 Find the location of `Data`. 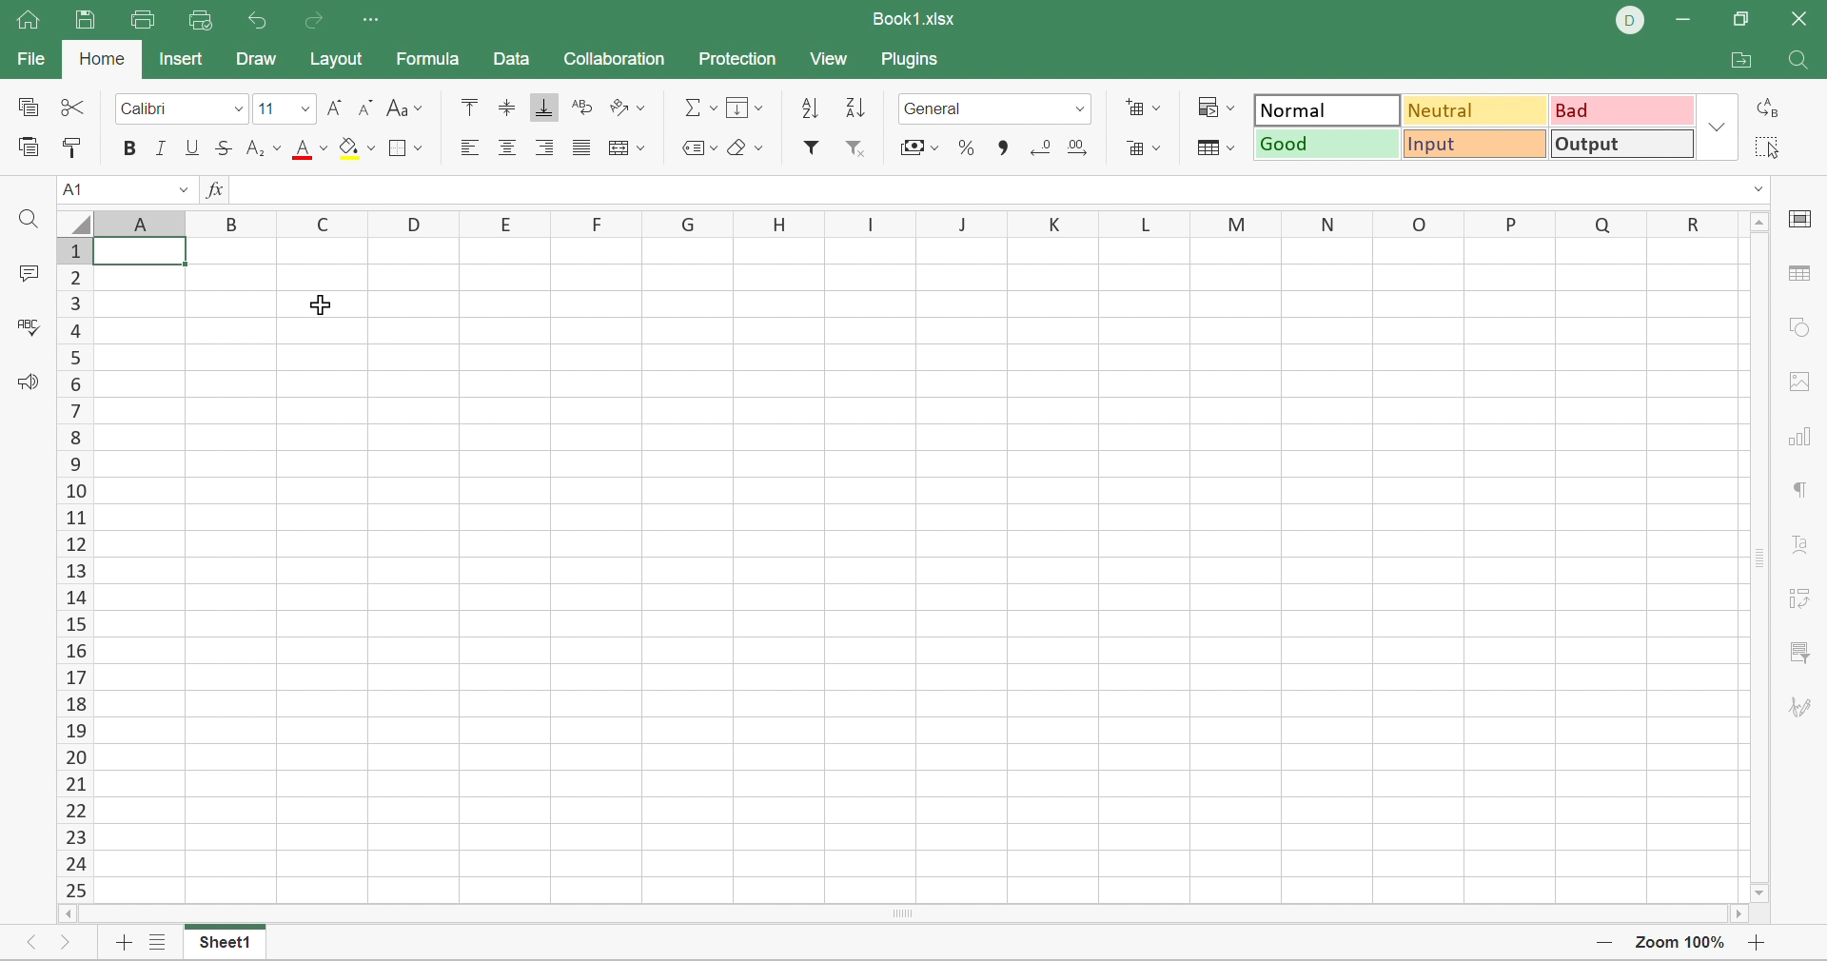

Data is located at coordinates (515, 62).